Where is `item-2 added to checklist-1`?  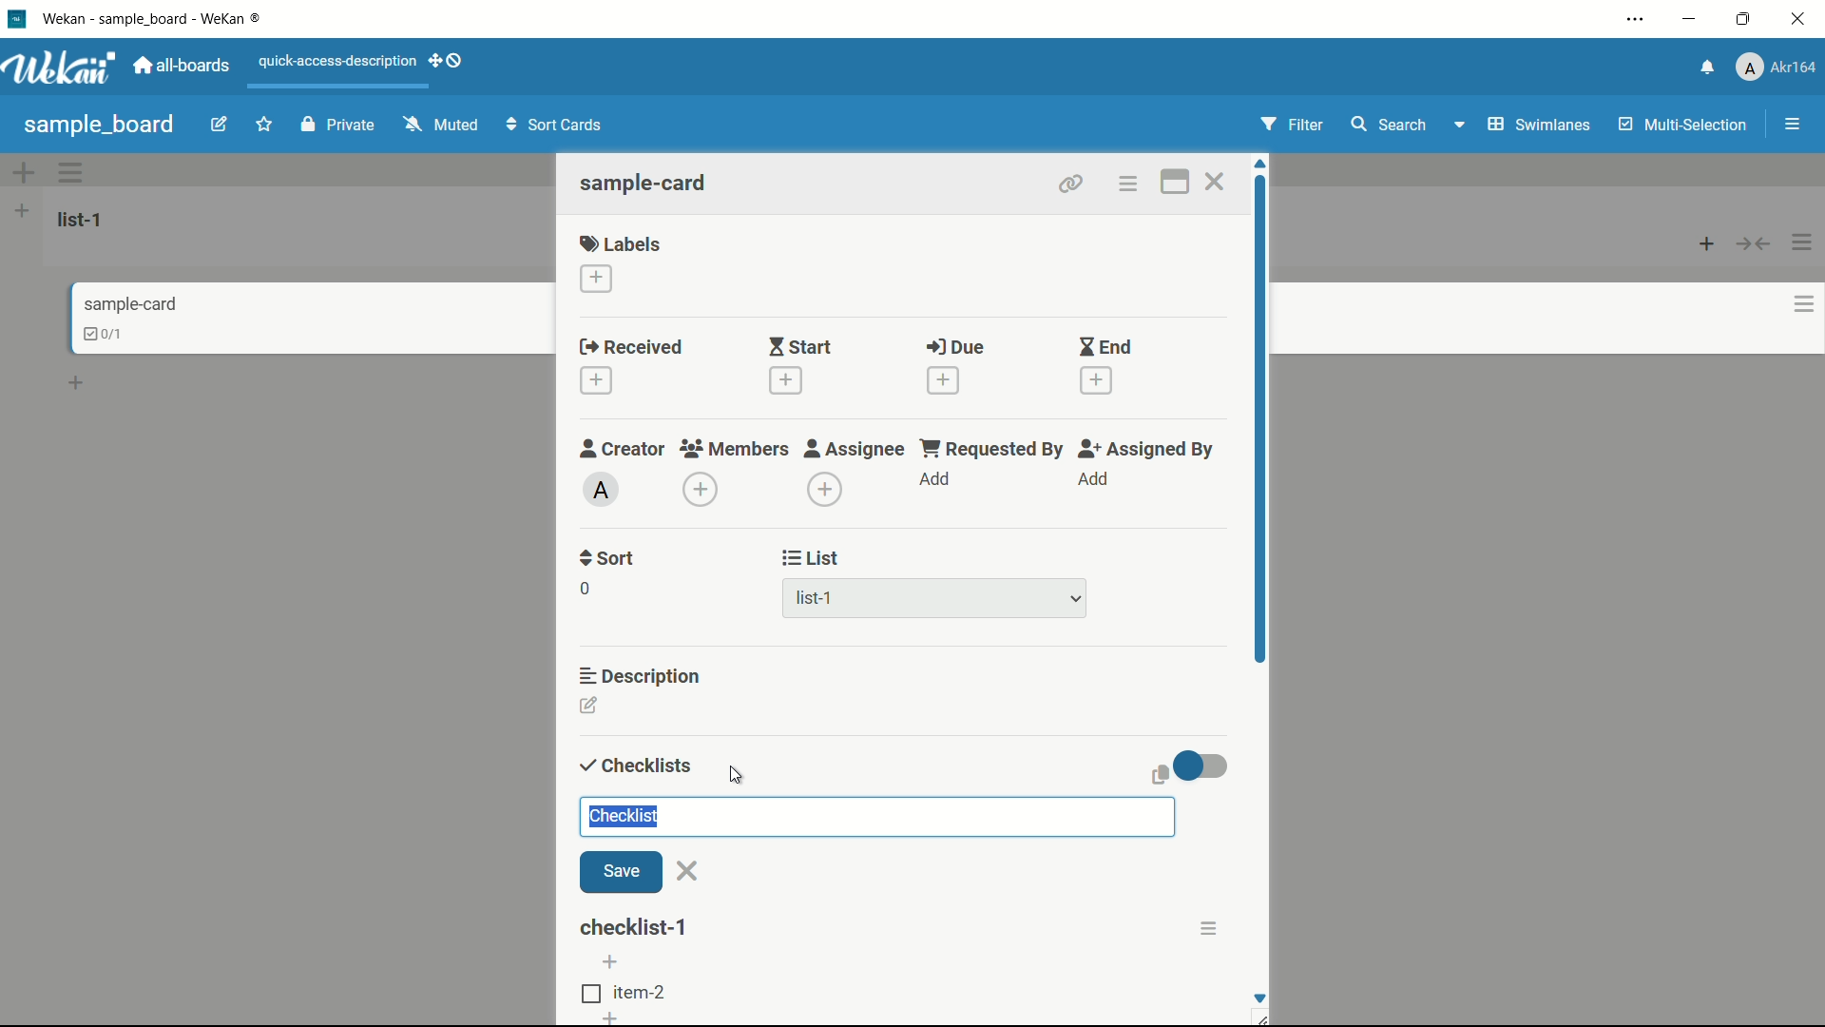
item-2 added to checklist-1 is located at coordinates (626, 994).